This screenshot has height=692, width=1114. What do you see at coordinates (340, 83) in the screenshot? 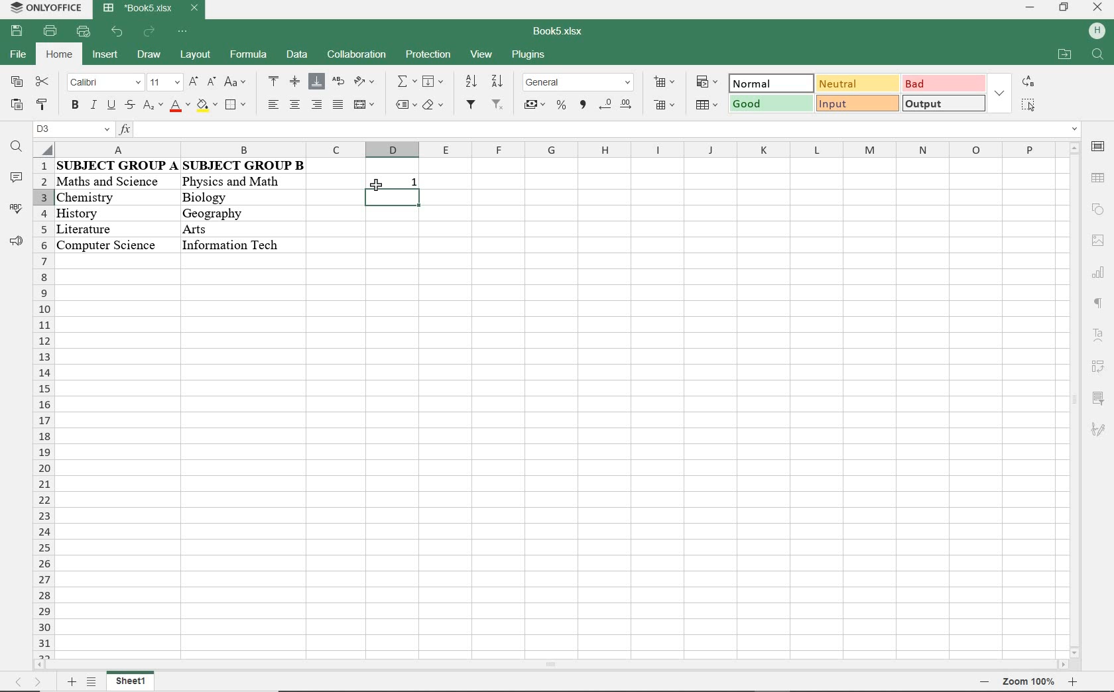
I see `wrap text` at bounding box center [340, 83].